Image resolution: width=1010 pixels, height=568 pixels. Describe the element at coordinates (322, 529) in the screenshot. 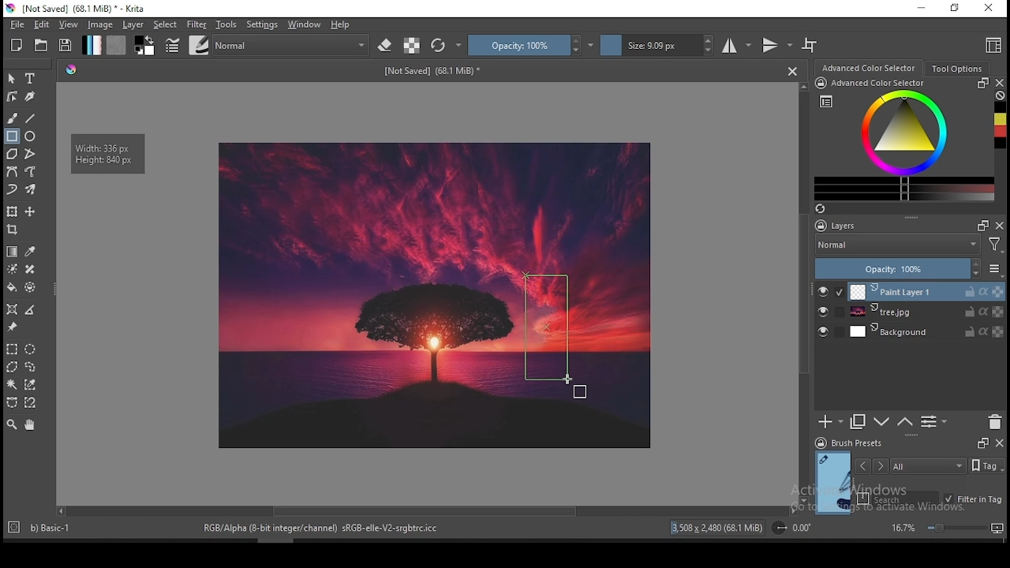

I see `'RGB/Alpha (8-bit integer/channel) sRGB-elle-V2-srgbtre.icc` at that location.